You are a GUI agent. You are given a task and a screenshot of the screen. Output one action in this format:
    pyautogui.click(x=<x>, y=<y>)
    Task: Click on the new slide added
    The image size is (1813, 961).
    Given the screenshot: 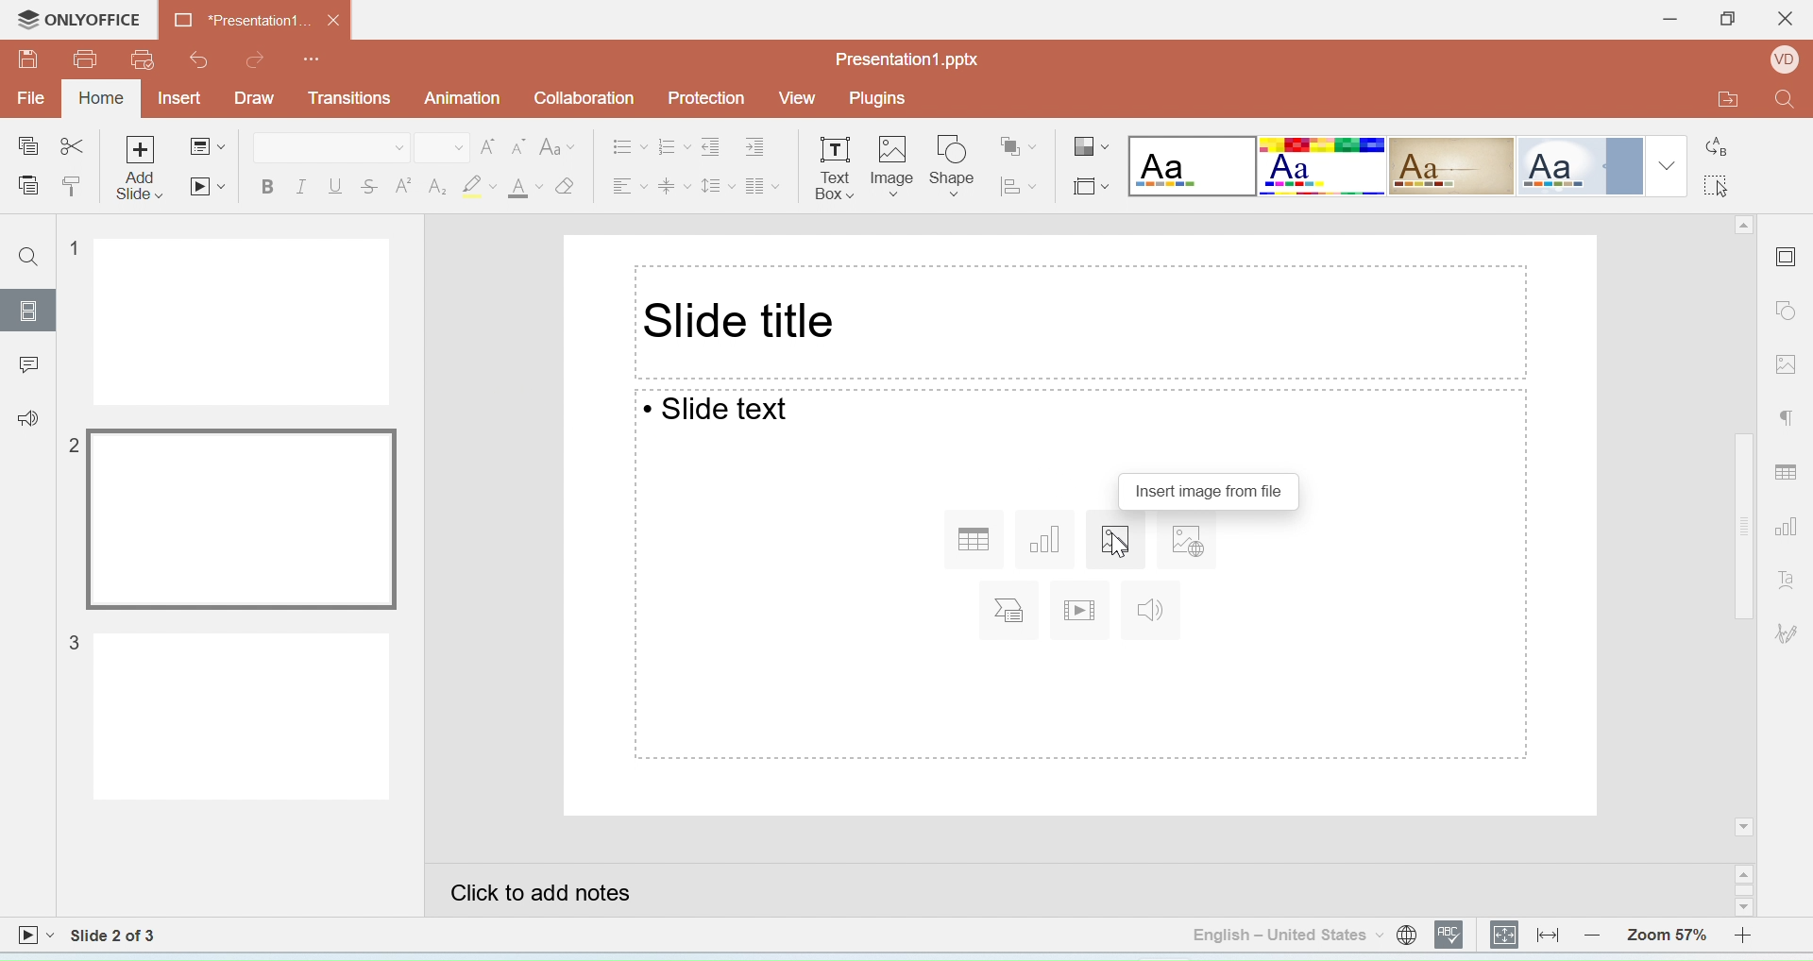 What is the action you would take?
    pyautogui.click(x=229, y=716)
    